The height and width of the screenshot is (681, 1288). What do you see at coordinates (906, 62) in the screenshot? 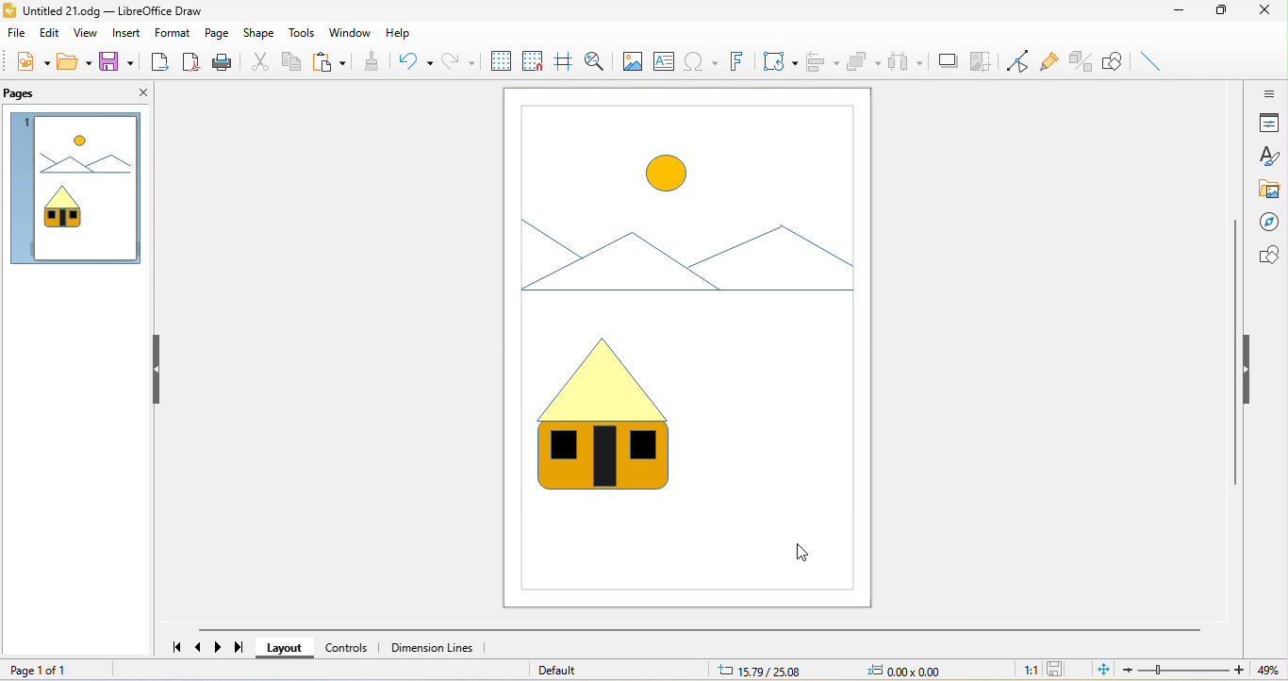
I see `select atleast three objects to distribute` at bounding box center [906, 62].